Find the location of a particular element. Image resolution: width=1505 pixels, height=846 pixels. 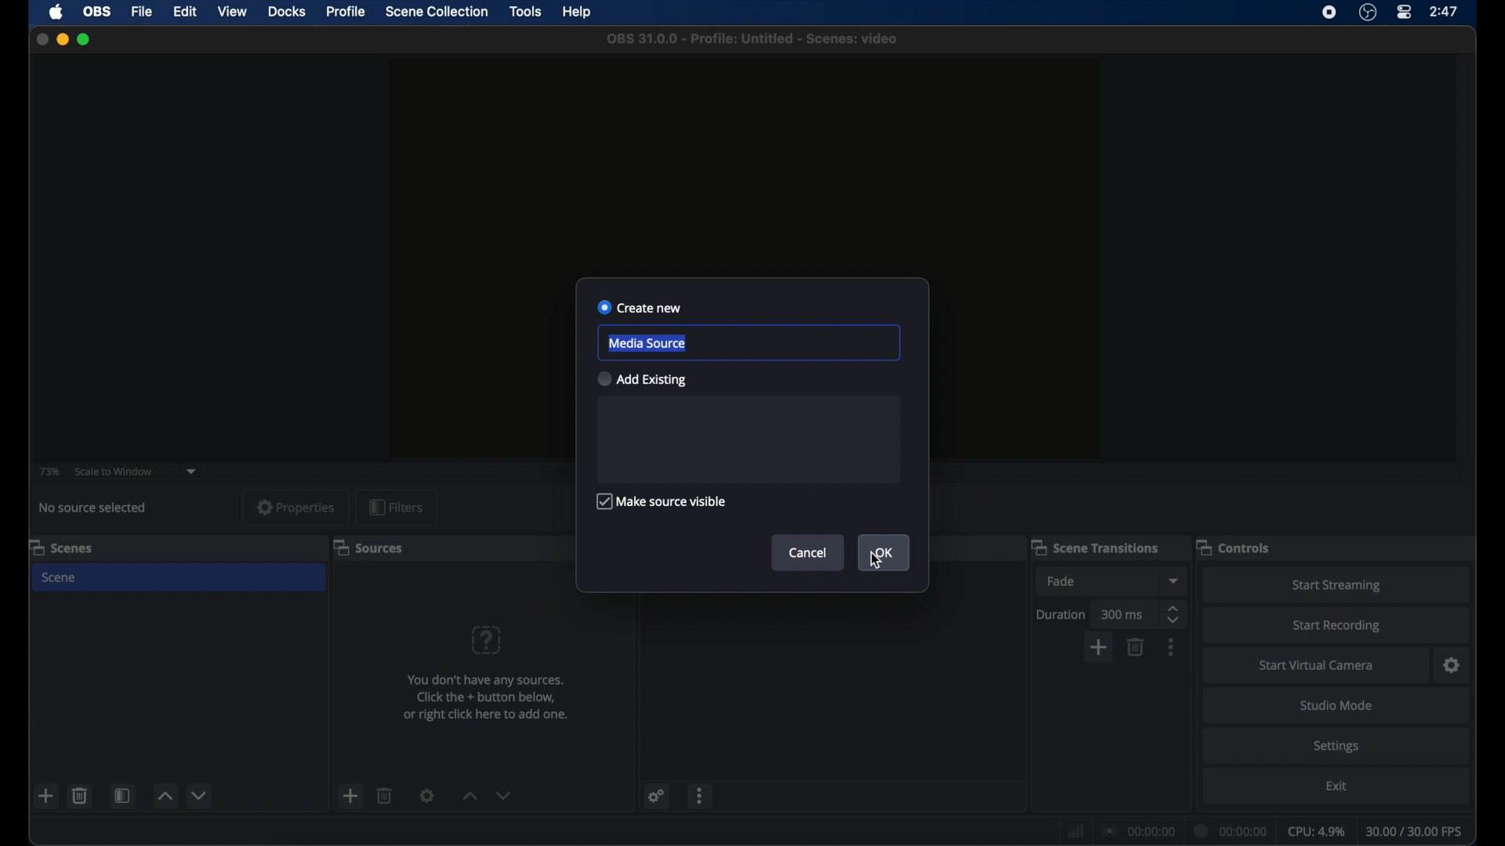

increment button is located at coordinates (165, 796).